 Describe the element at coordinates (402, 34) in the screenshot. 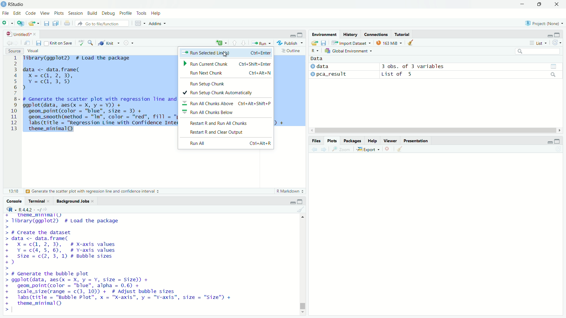

I see `Tutorial` at that location.